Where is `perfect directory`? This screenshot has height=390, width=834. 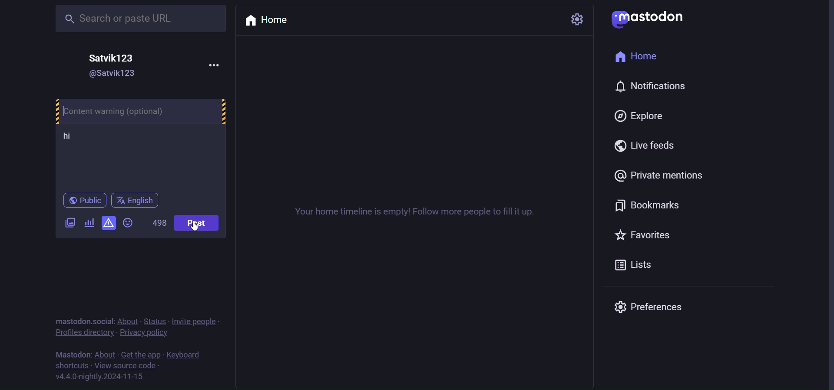 perfect directory is located at coordinates (83, 333).